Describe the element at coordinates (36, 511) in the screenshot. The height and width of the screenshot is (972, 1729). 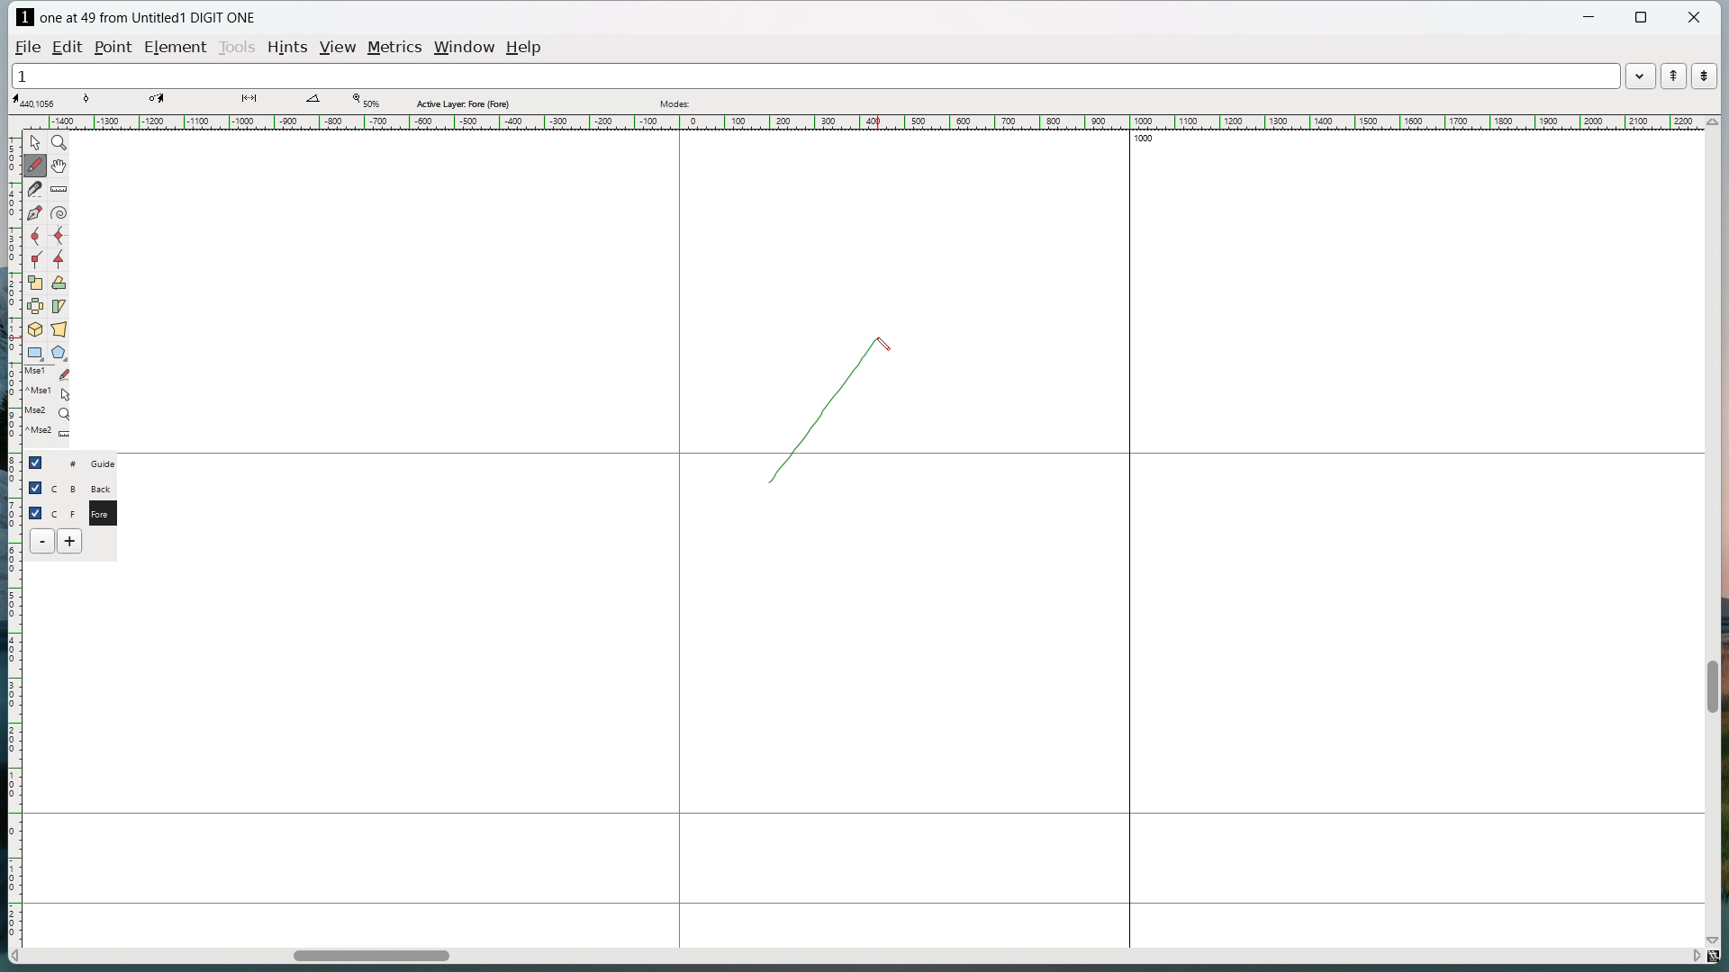
I see `checkbox` at that location.